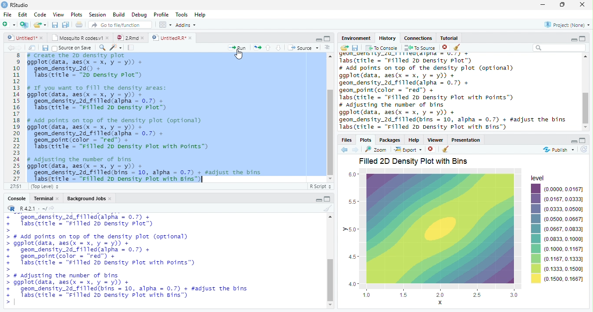 The height and width of the screenshot is (312, 593). What do you see at coordinates (41, 15) in the screenshot?
I see `Code` at bounding box center [41, 15].